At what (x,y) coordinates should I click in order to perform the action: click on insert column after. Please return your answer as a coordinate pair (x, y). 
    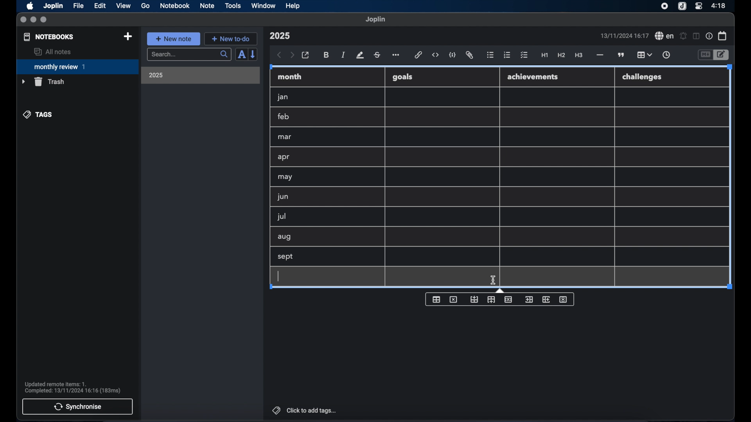
    Looking at the image, I should click on (546, 299).